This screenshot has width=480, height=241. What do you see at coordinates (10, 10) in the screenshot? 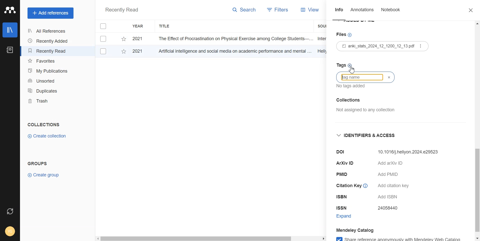
I see `Logo` at bounding box center [10, 10].